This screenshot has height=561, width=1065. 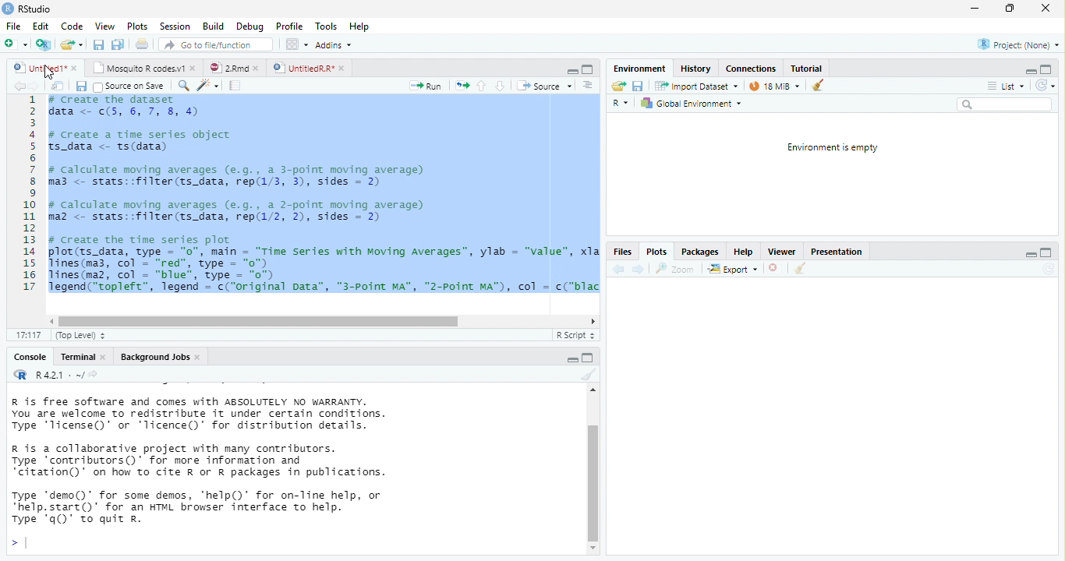 I want to click on save all open document, so click(x=98, y=44).